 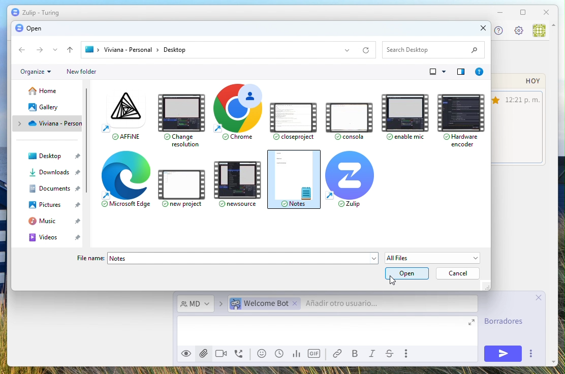 What do you see at coordinates (221, 353) in the screenshot?
I see `Videocall` at bounding box center [221, 353].